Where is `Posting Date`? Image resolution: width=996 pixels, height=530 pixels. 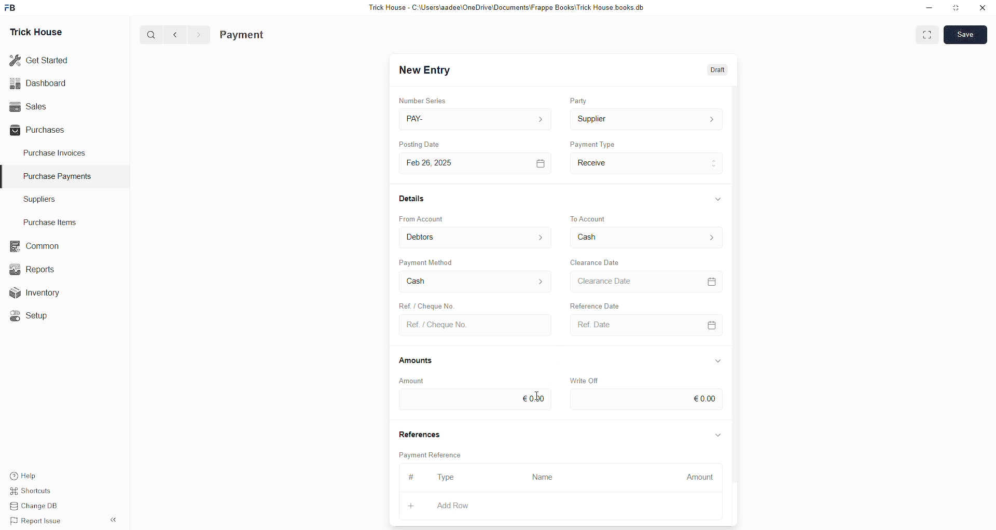
Posting Date is located at coordinates (427, 143).